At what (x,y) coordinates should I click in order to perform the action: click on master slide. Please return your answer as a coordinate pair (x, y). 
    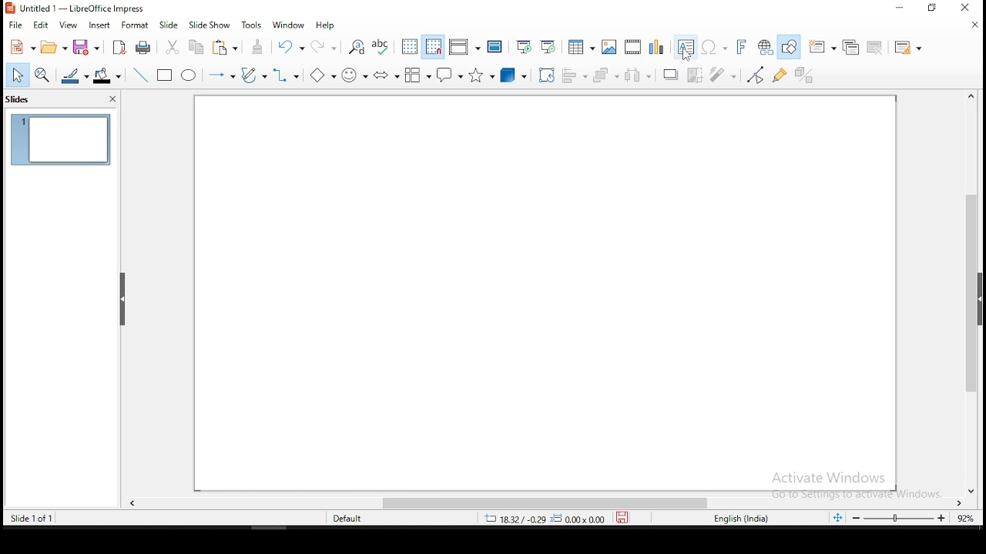
    Looking at the image, I should click on (495, 45).